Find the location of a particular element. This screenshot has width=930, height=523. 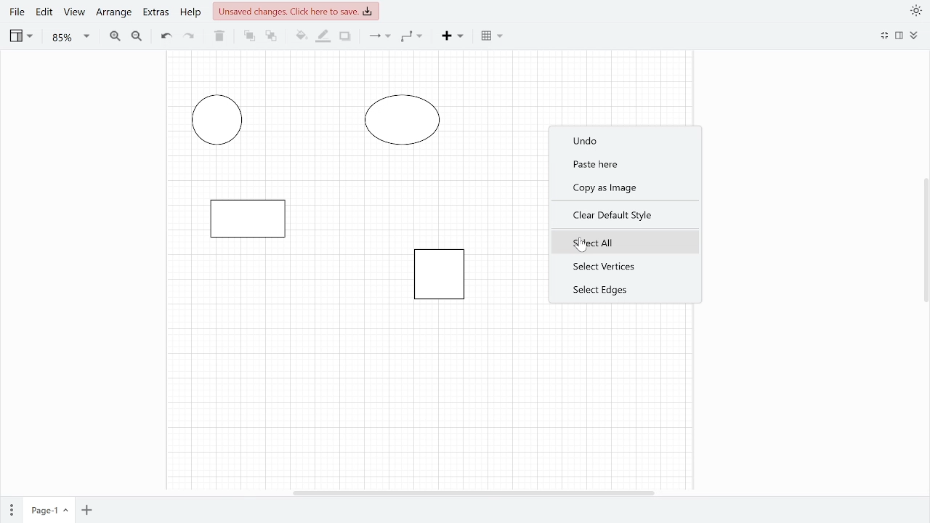

Fill line is located at coordinates (323, 36).